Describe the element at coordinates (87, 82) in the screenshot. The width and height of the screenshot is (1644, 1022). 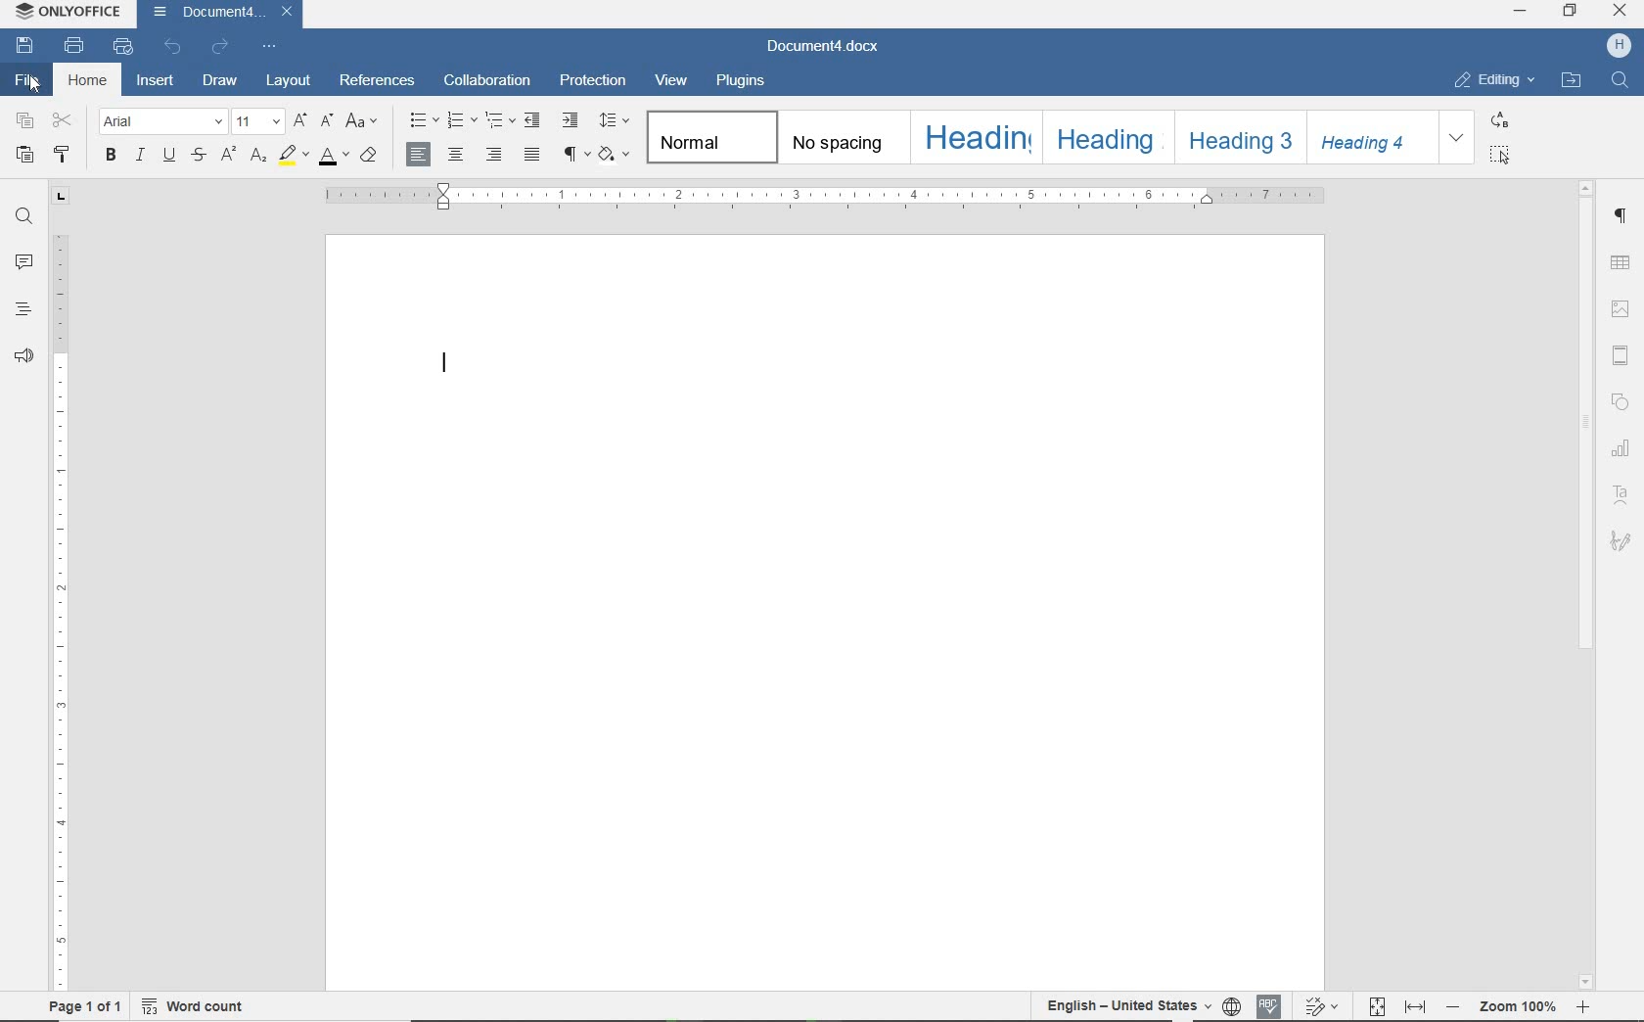
I see `home` at that location.